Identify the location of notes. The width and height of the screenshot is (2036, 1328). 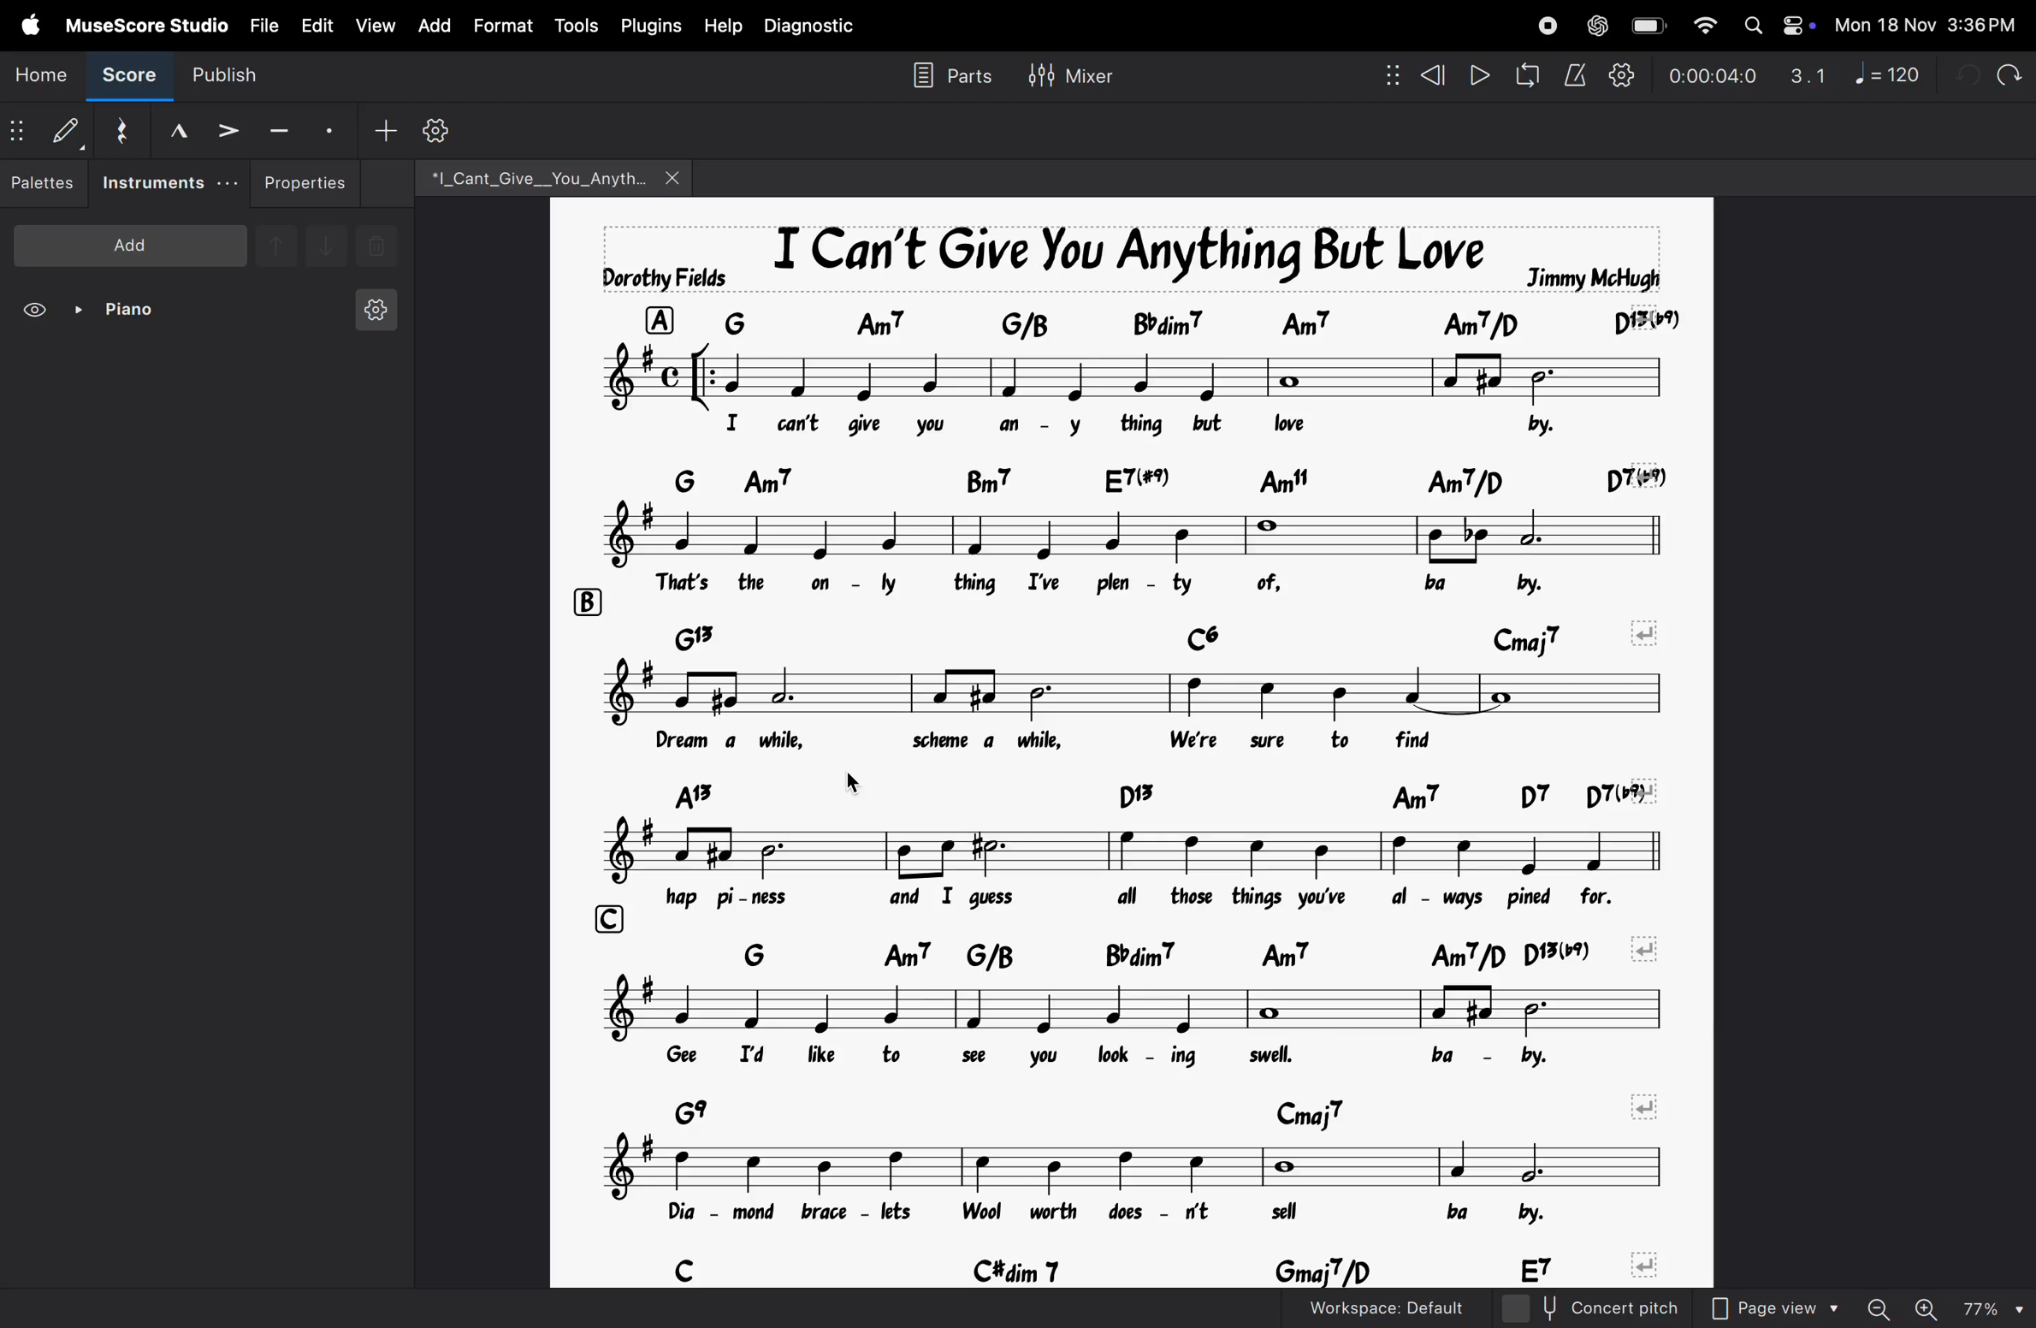
(1140, 1165).